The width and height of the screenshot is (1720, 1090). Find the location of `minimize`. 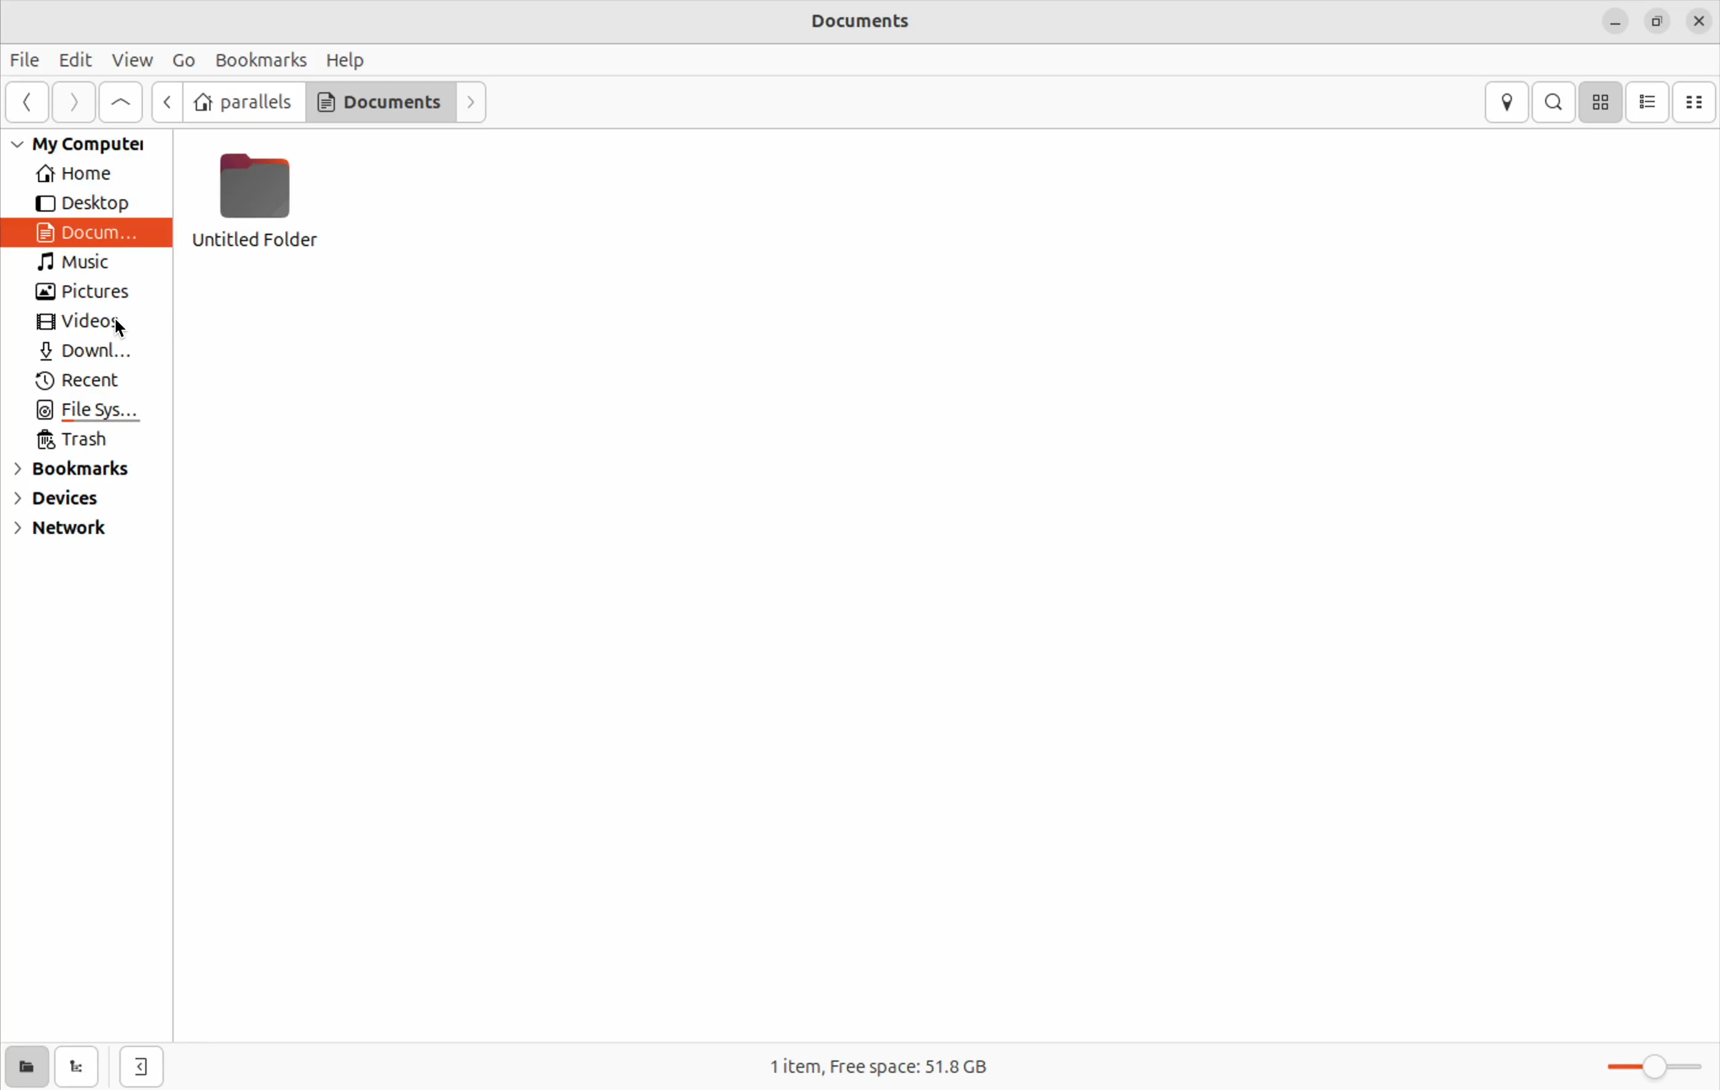

minimize is located at coordinates (1613, 21).